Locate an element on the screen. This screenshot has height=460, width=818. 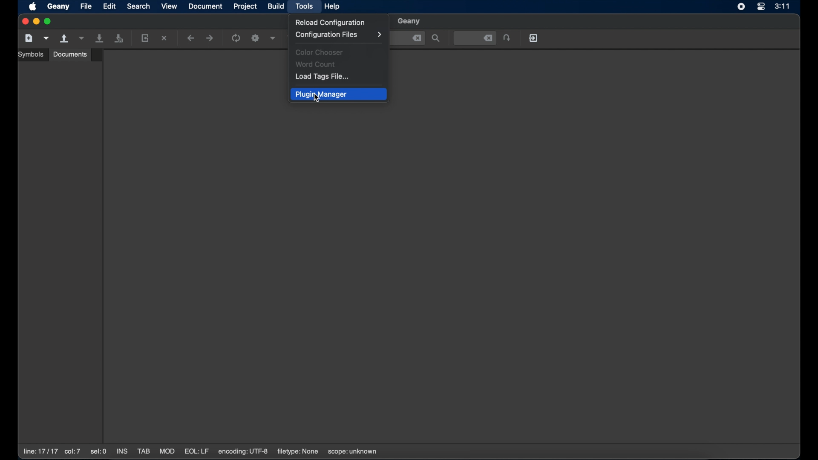
choose more build options is located at coordinates (273, 38).